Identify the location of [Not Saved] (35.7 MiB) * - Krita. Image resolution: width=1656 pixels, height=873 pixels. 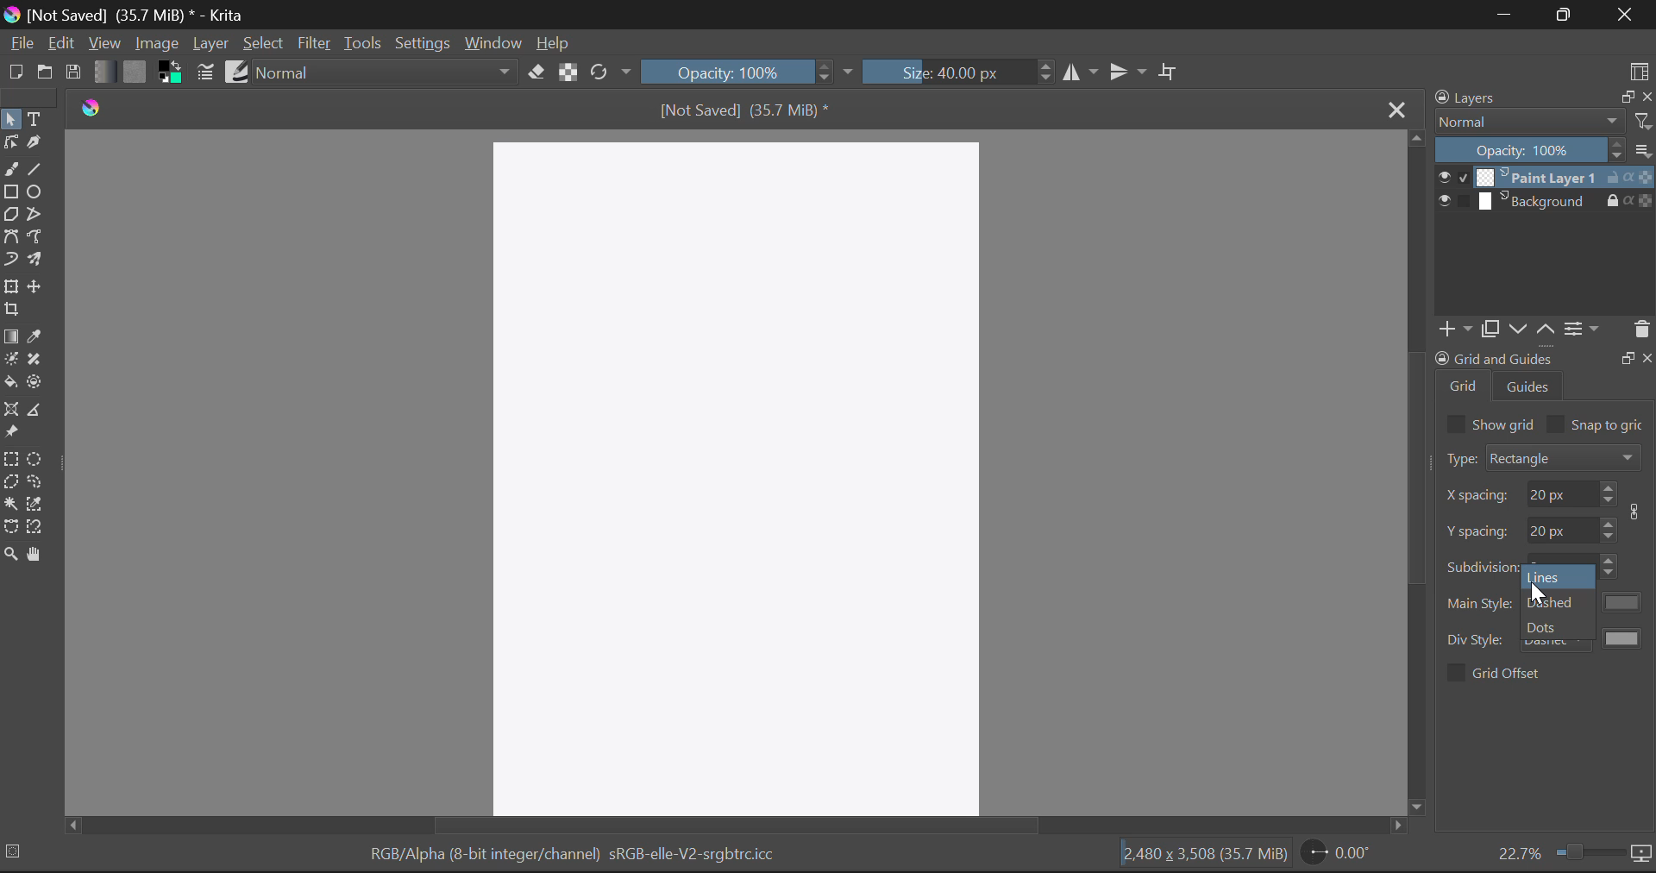
(126, 15).